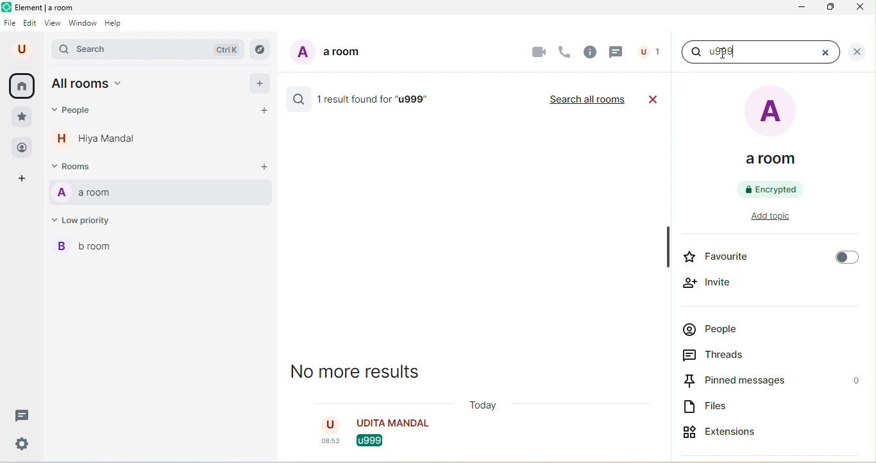 The height and width of the screenshot is (463, 876). What do you see at coordinates (650, 51) in the screenshot?
I see `people` at bounding box center [650, 51].